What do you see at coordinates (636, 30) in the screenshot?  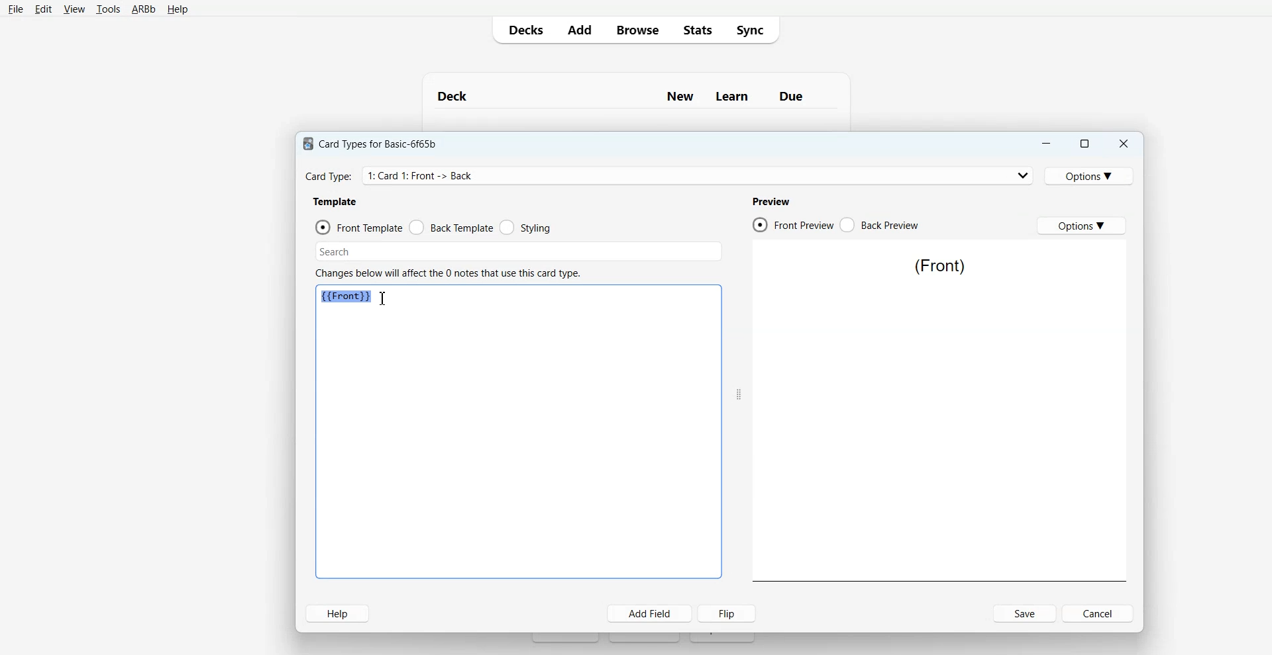 I see `Browse` at bounding box center [636, 30].